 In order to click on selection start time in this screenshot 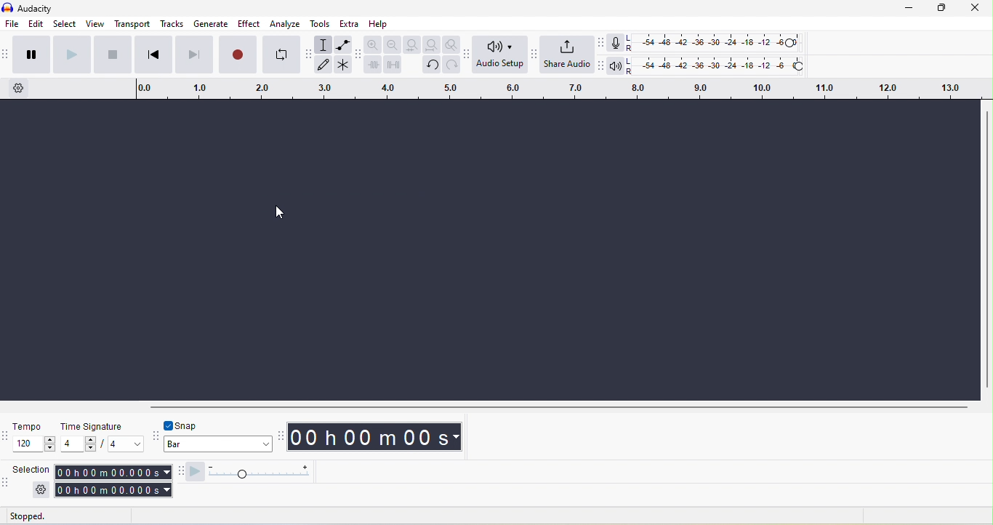, I will do `click(113, 473)`.